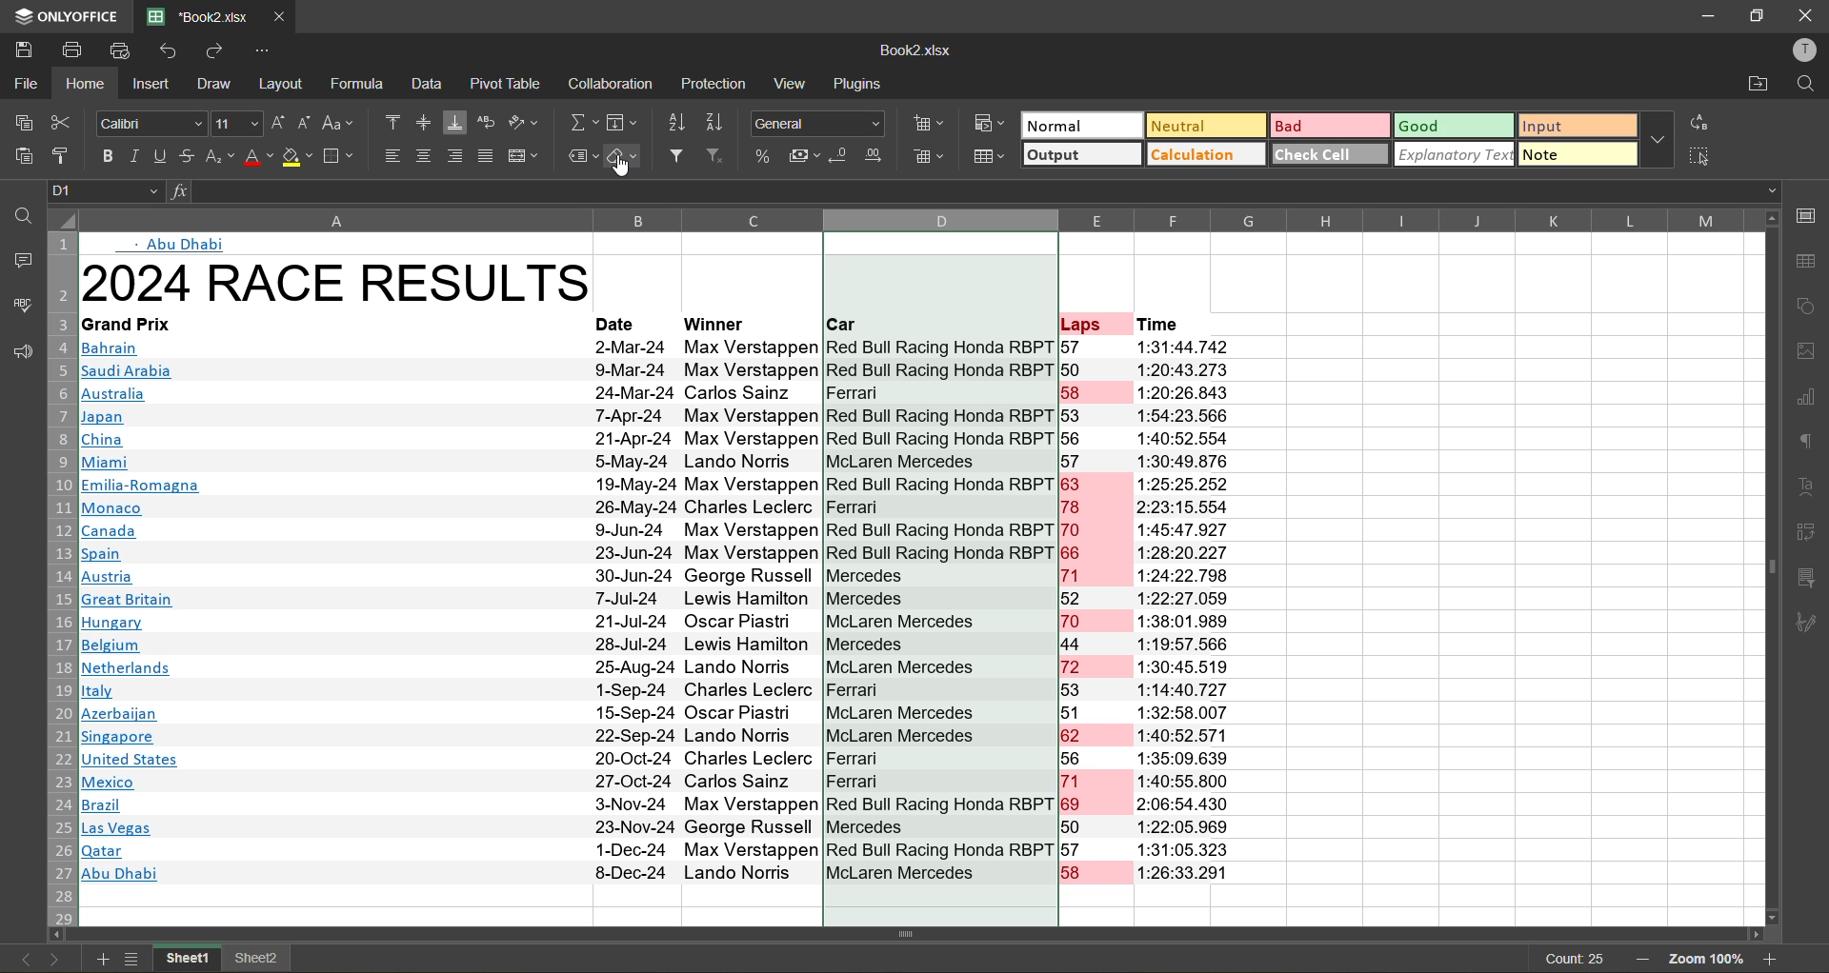 Image resolution: width=1829 pixels, height=973 pixels. Describe the element at coordinates (1807, 84) in the screenshot. I see `find` at that location.